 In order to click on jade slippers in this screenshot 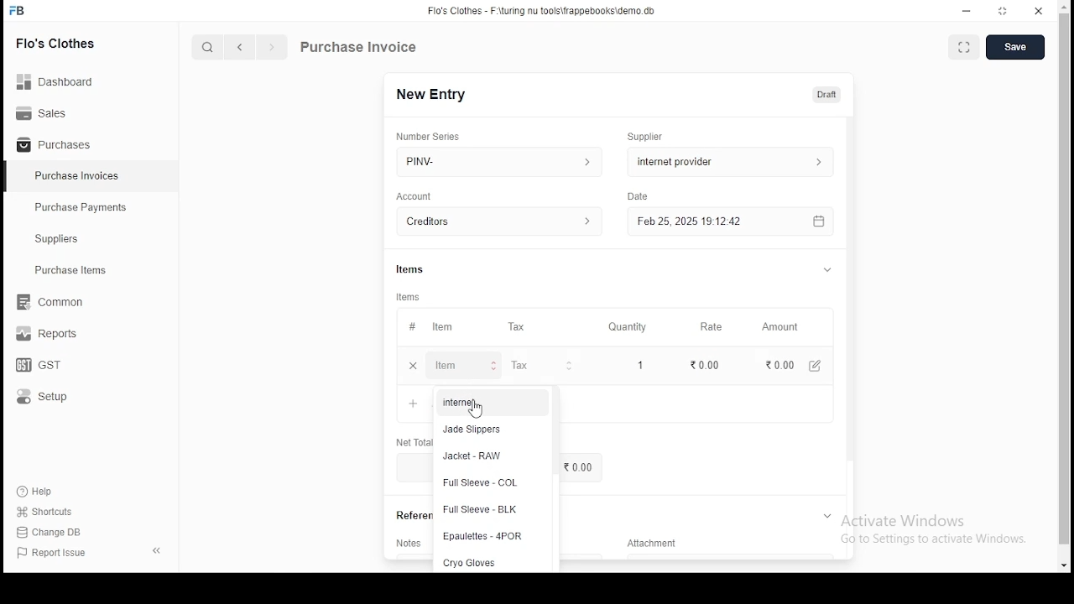, I will do `click(482, 430)`.